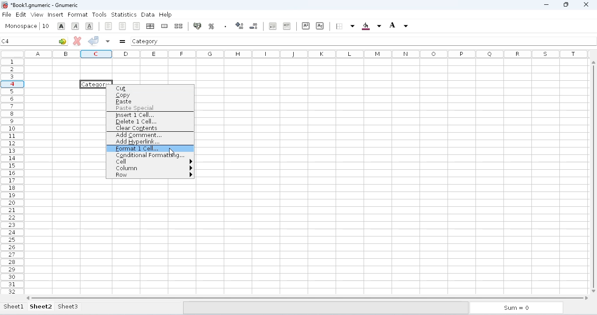 The image size is (597, 315). I want to click on background, so click(371, 26).